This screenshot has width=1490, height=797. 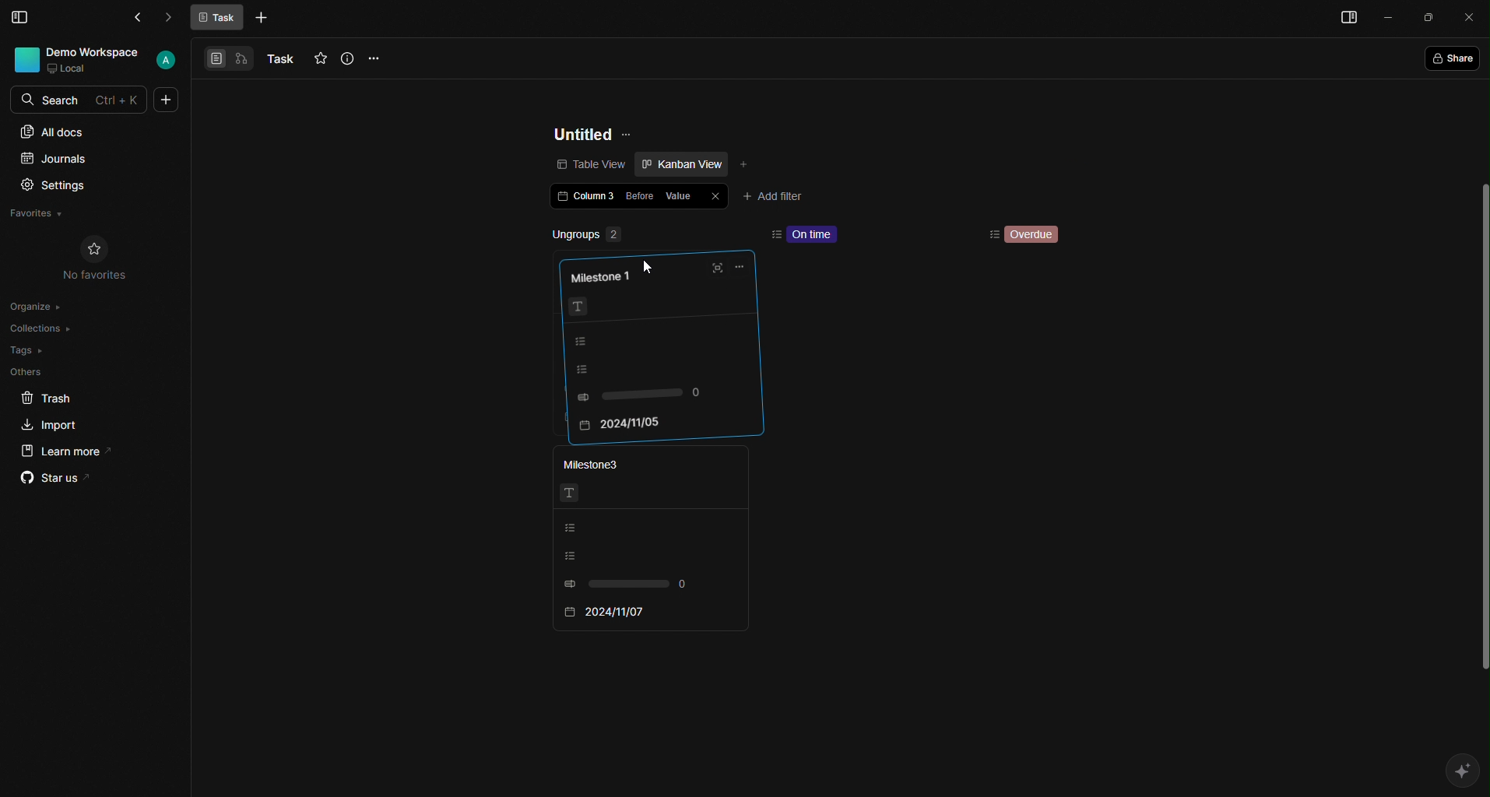 What do you see at coordinates (582, 298) in the screenshot?
I see `Text` at bounding box center [582, 298].